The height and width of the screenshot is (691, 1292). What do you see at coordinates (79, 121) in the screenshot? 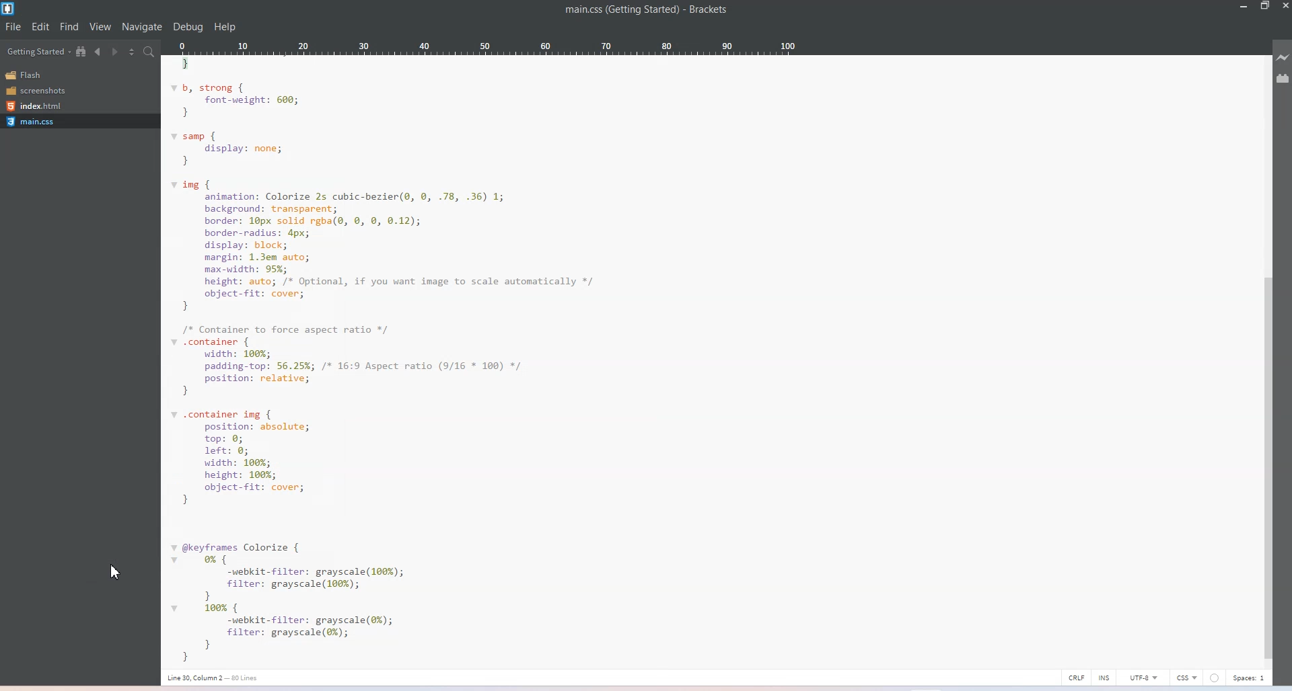
I see `main.css` at bounding box center [79, 121].